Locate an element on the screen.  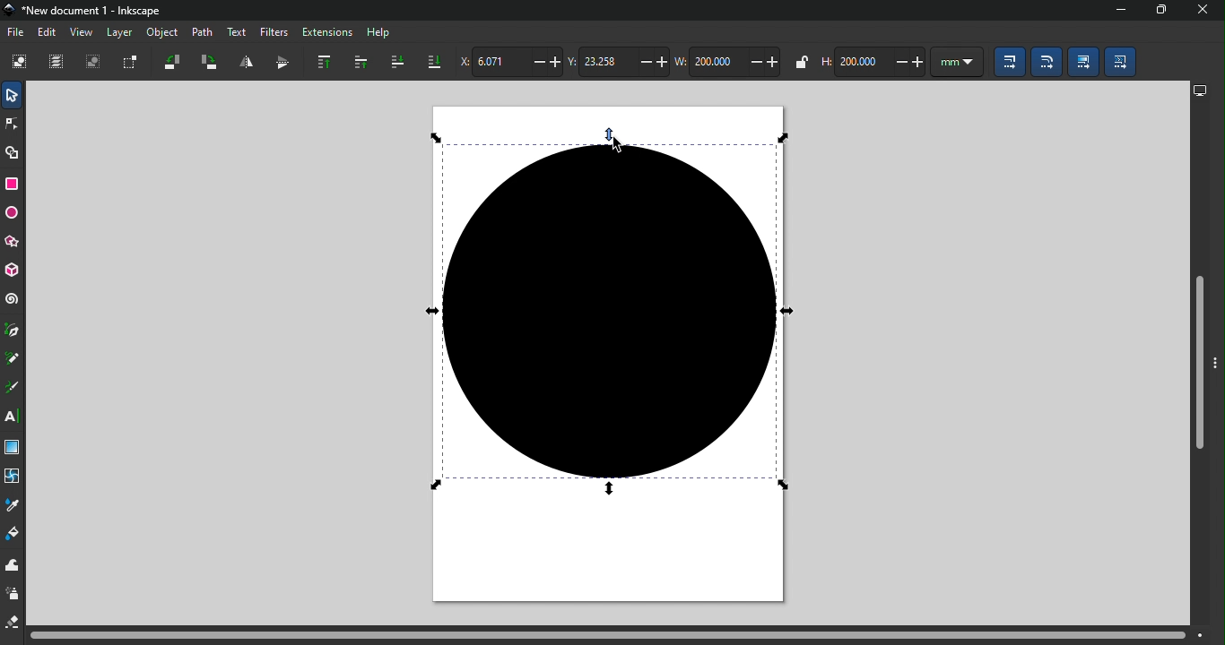
Select all in all layers is located at coordinates (56, 63).